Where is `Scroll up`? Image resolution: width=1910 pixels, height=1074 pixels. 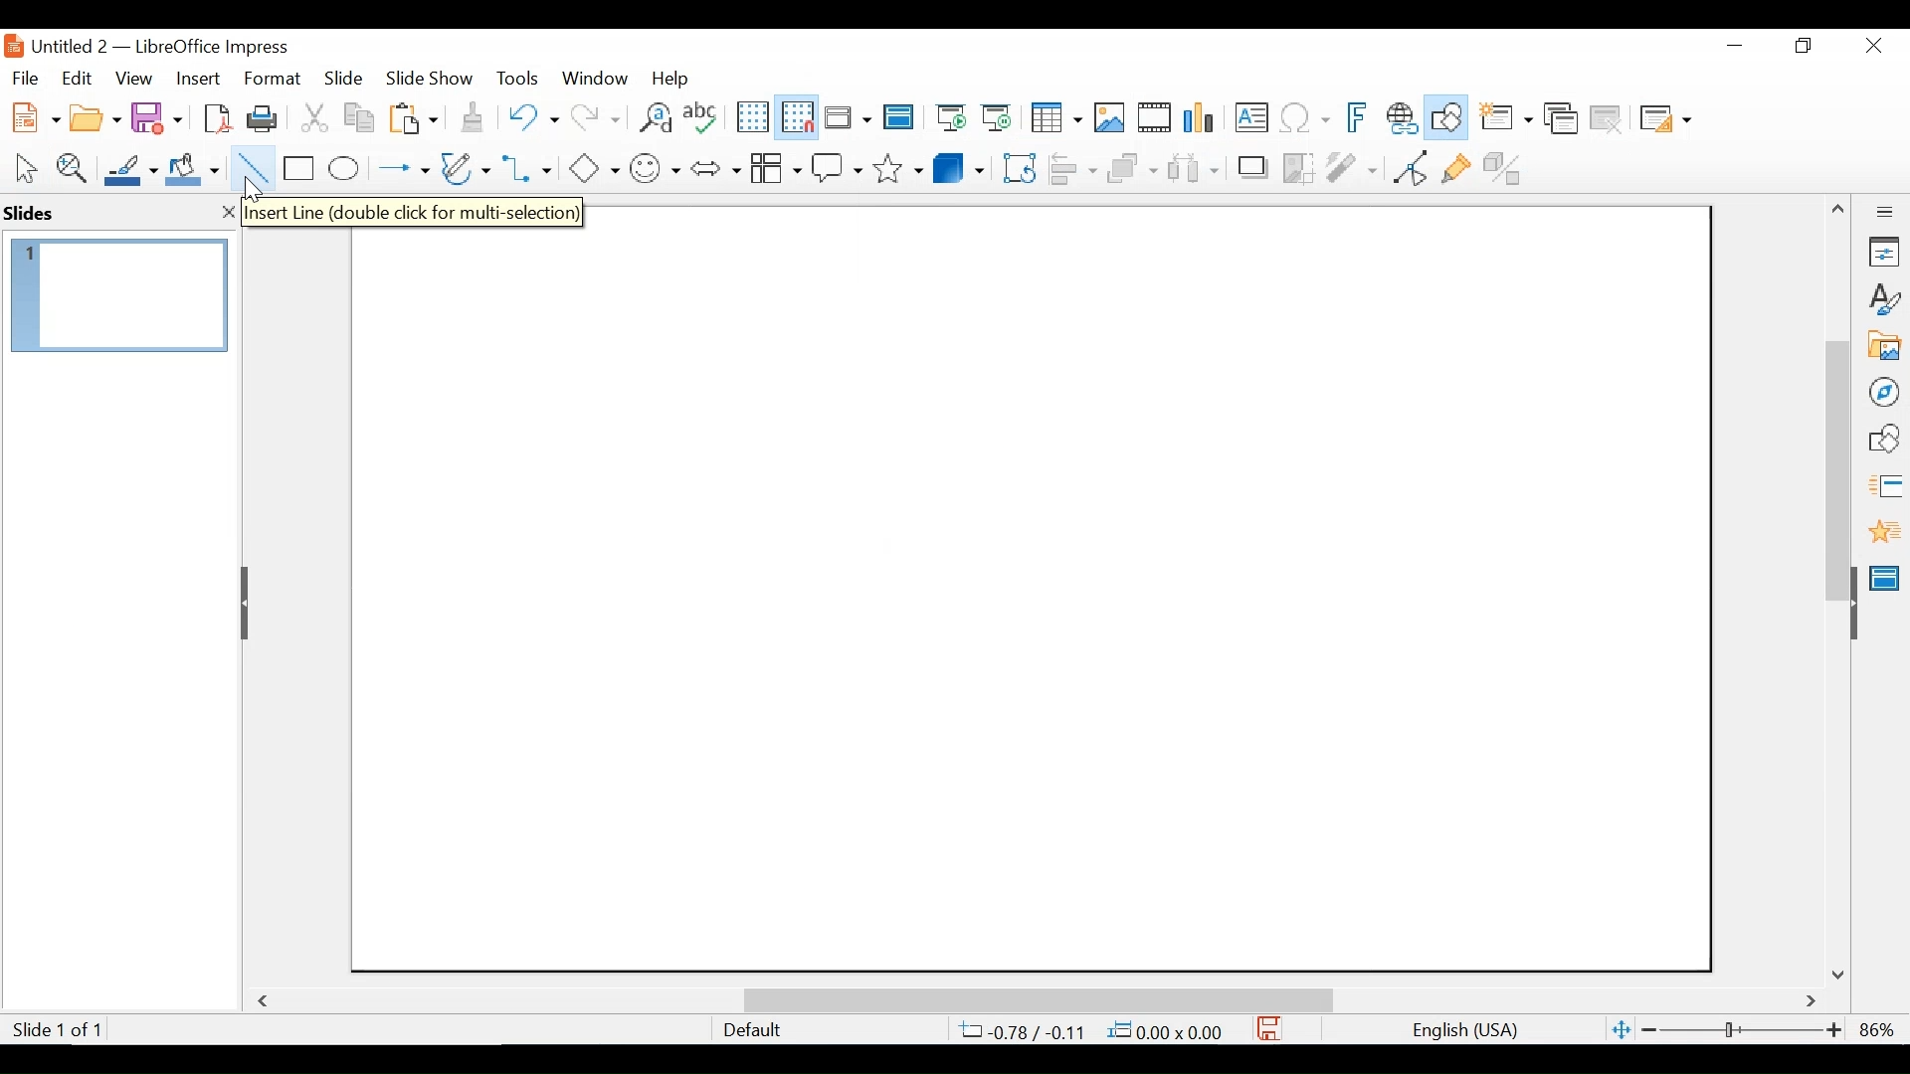
Scroll up is located at coordinates (1839, 209).